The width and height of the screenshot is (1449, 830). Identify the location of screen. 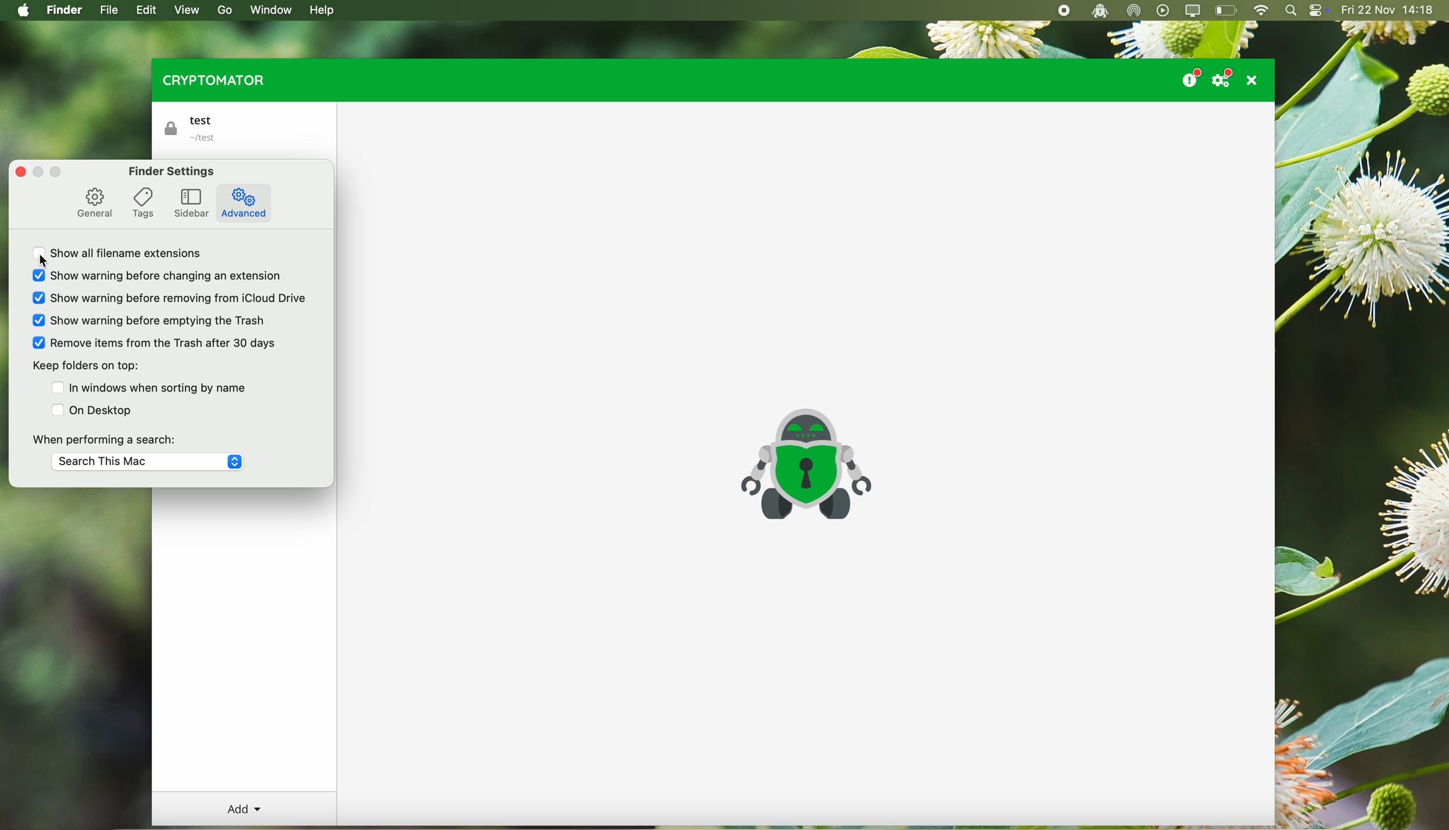
(1194, 11).